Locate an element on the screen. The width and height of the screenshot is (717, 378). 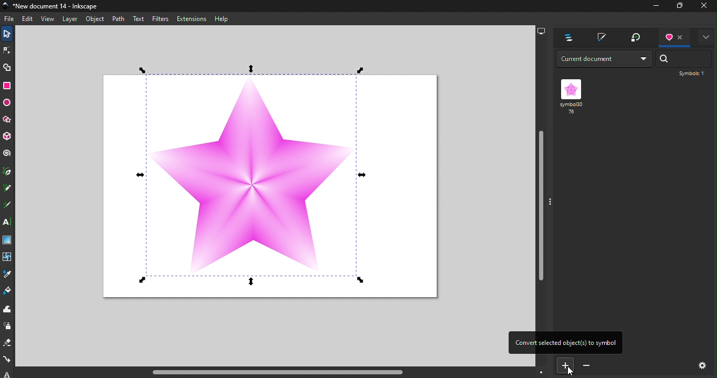
Transform is located at coordinates (636, 36).